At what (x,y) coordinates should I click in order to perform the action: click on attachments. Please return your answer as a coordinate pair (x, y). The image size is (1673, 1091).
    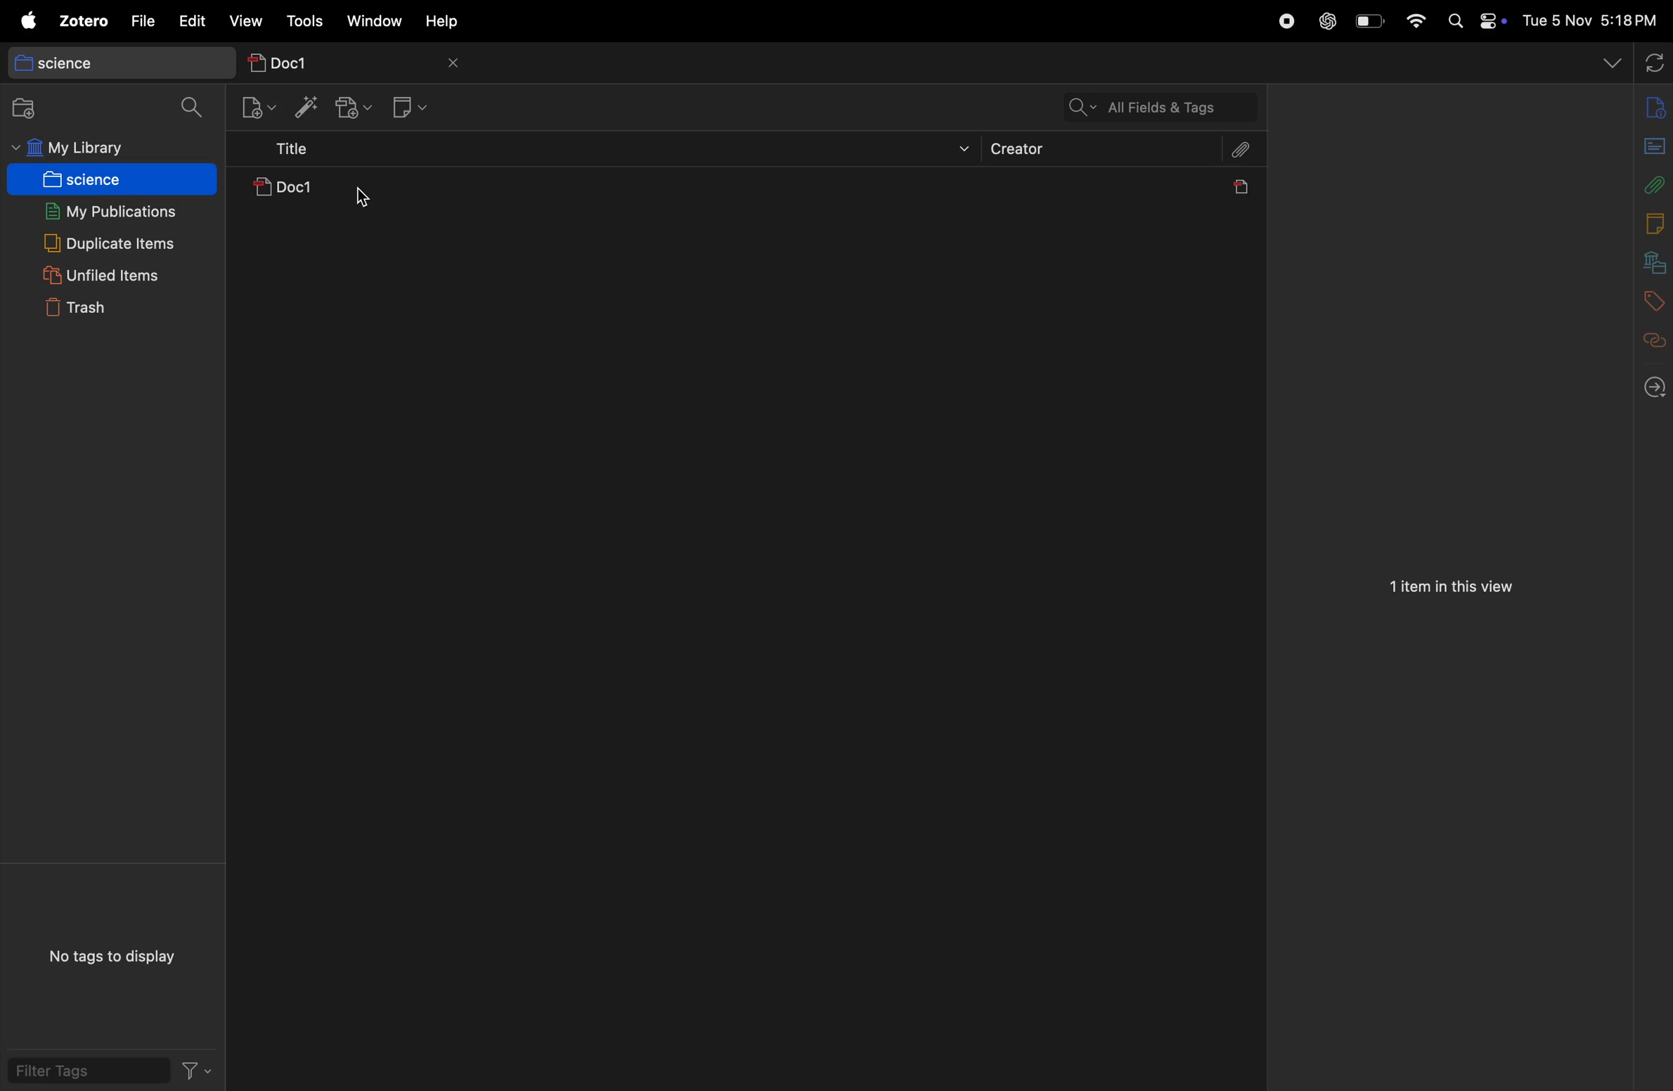
    Looking at the image, I should click on (1241, 154).